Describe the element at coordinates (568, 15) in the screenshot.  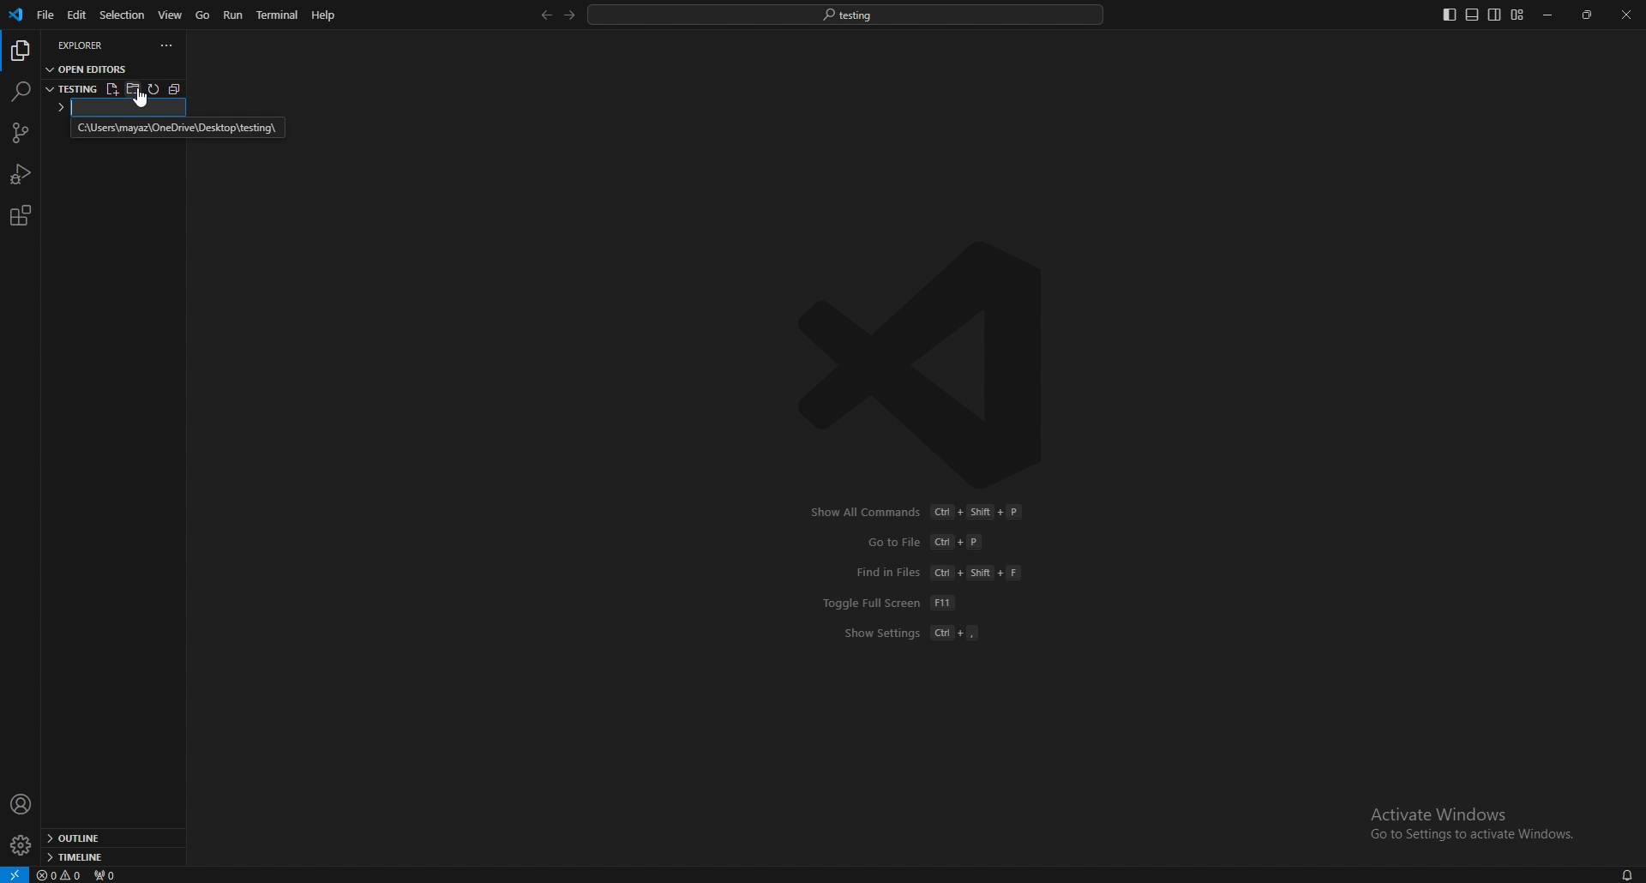
I see `forward` at that location.